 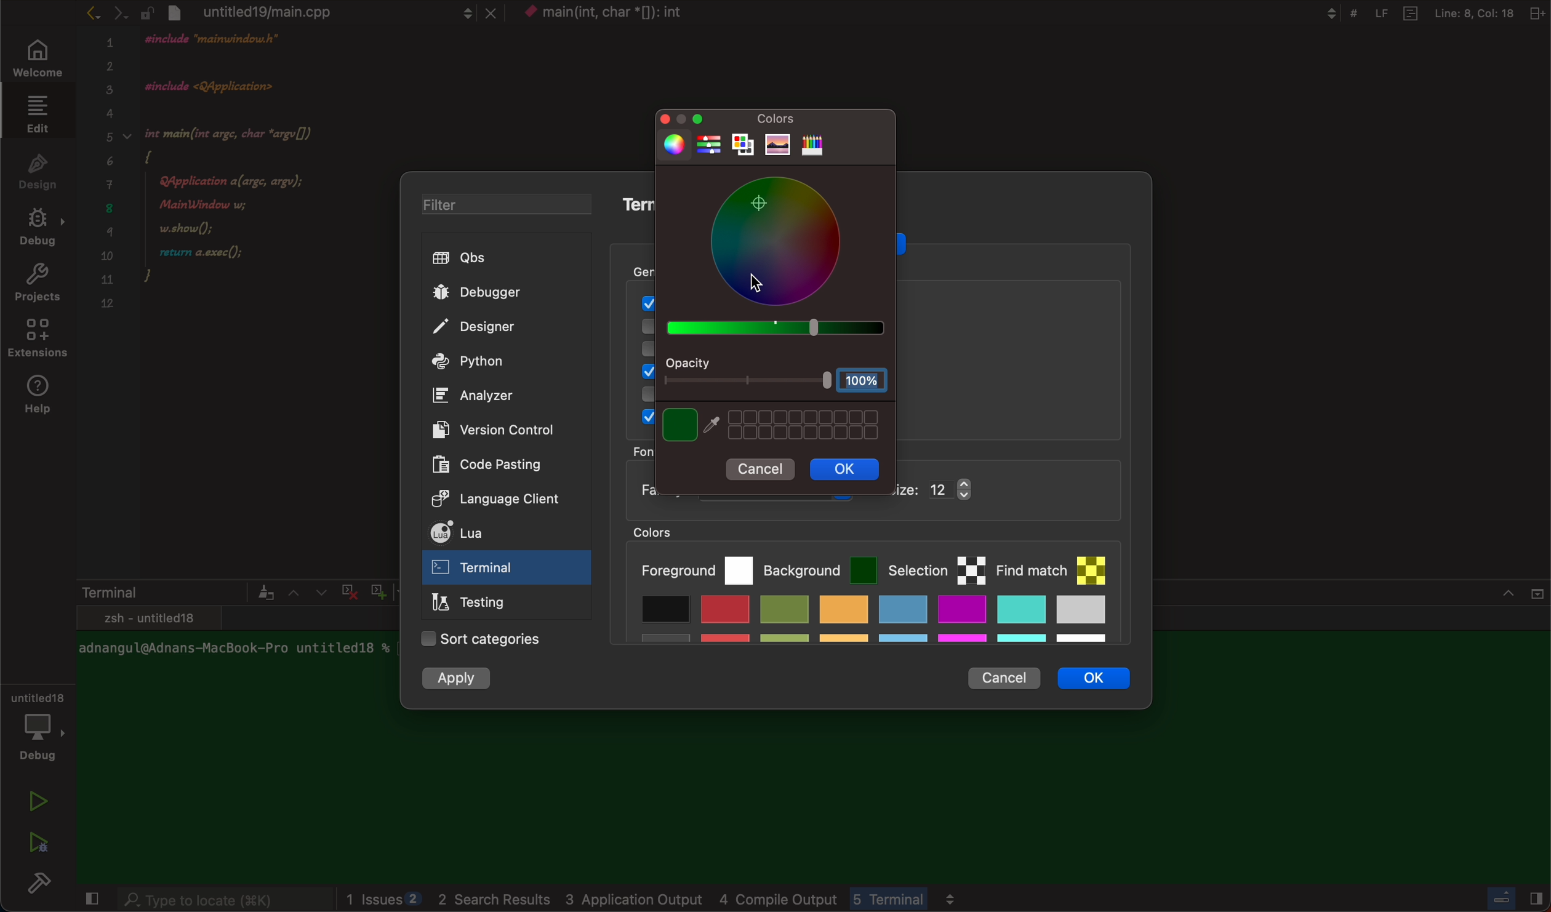 What do you see at coordinates (479, 396) in the screenshot?
I see `analyzer` at bounding box center [479, 396].